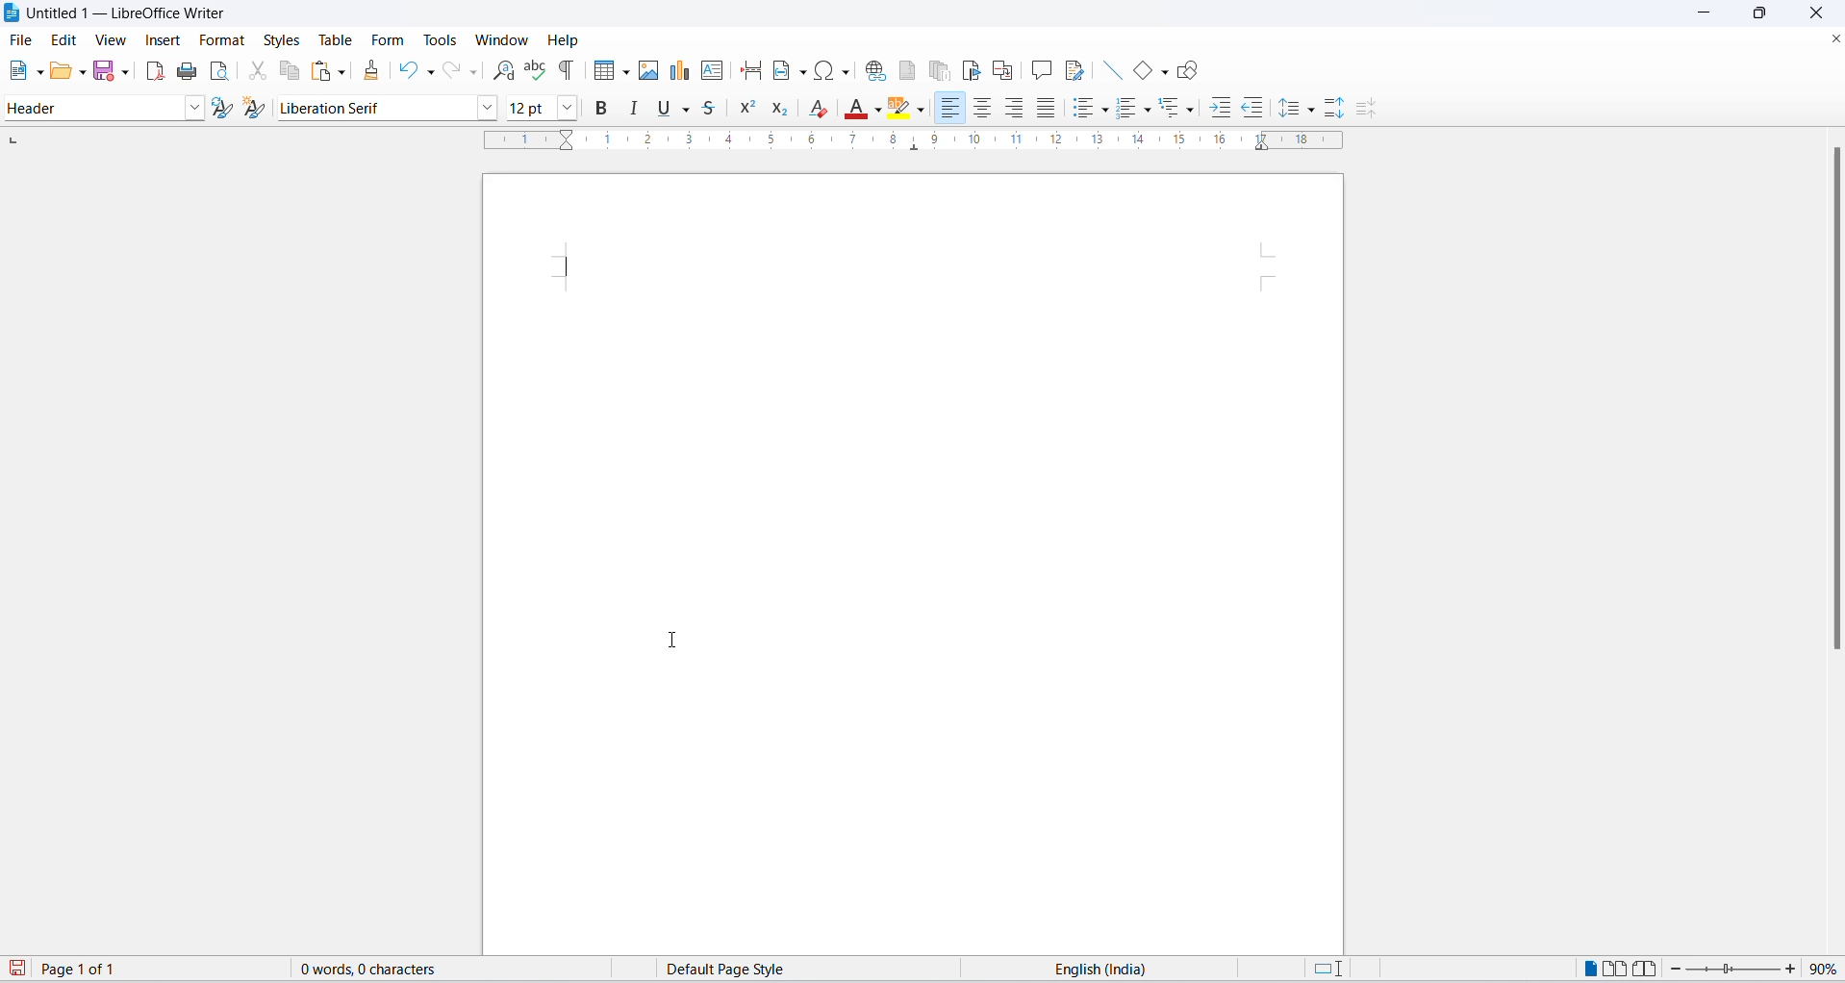  What do you see at coordinates (223, 39) in the screenshot?
I see `format` at bounding box center [223, 39].